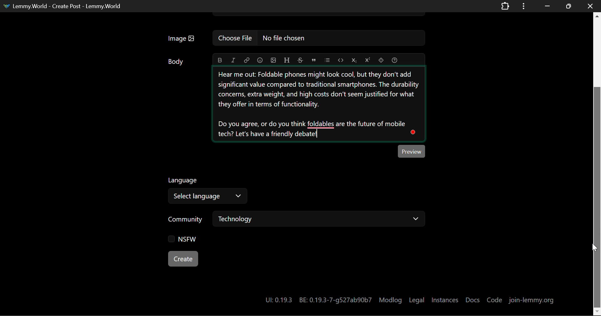 Image resolution: width=601 pixels, height=316 pixels. I want to click on Legal, so click(418, 299).